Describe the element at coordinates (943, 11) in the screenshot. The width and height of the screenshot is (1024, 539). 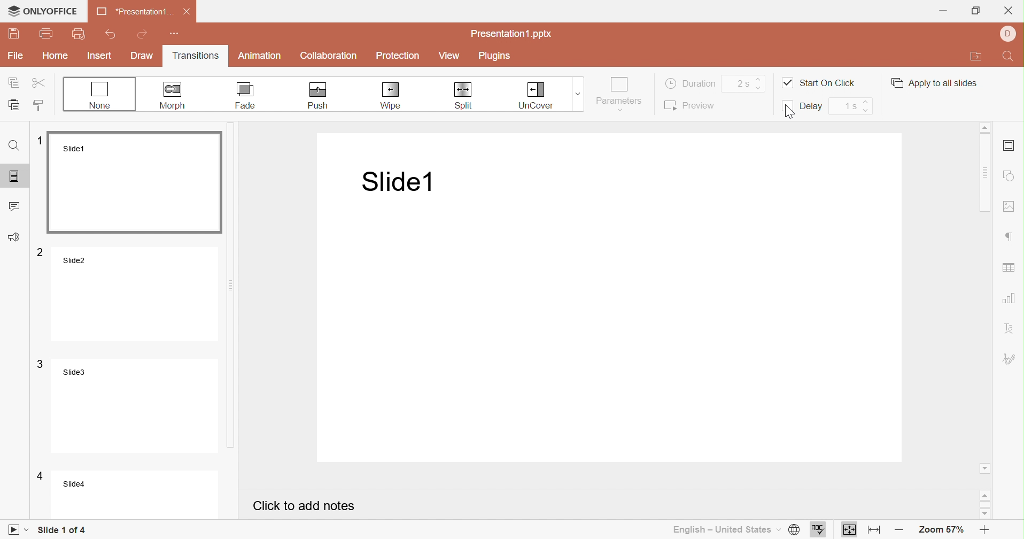
I see `Minimize` at that location.